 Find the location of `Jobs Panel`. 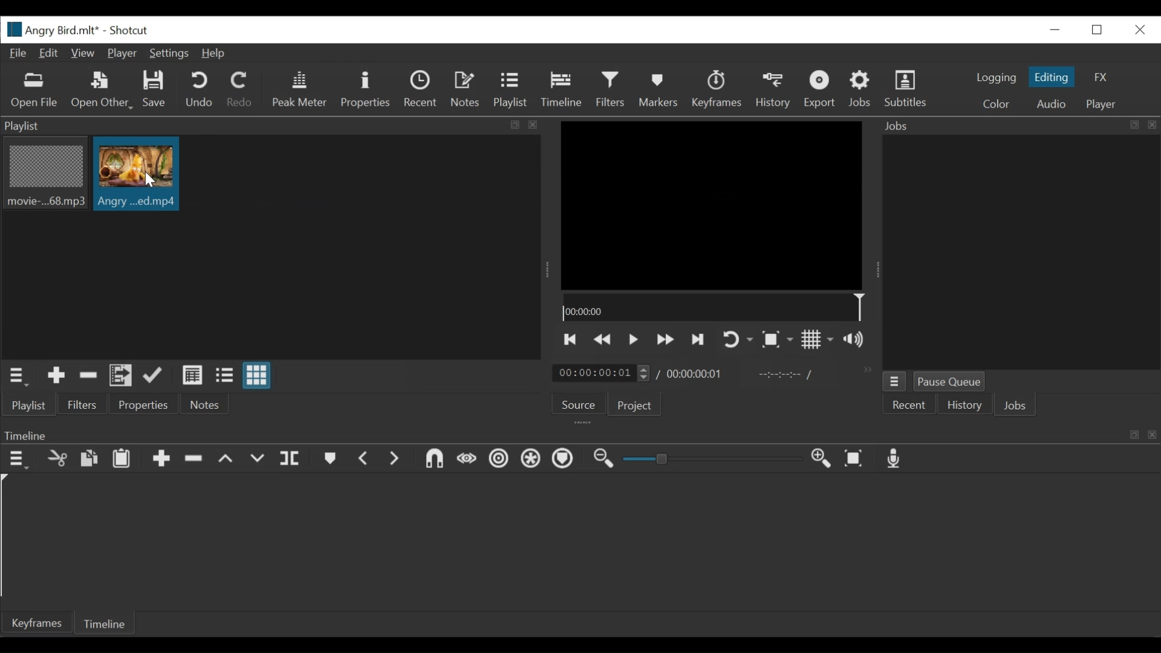

Jobs Panel is located at coordinates (1021, 254).